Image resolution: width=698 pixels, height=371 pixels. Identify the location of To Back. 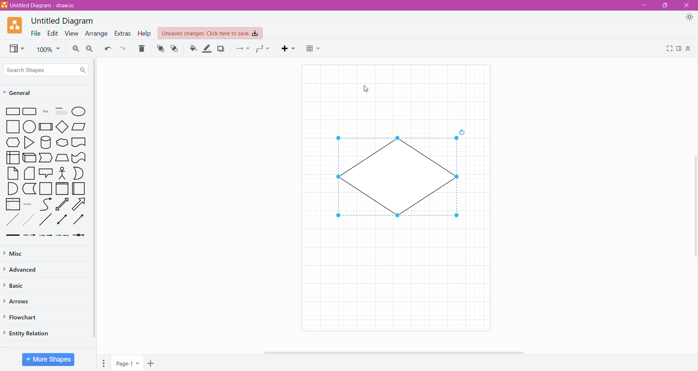
(175, 48).